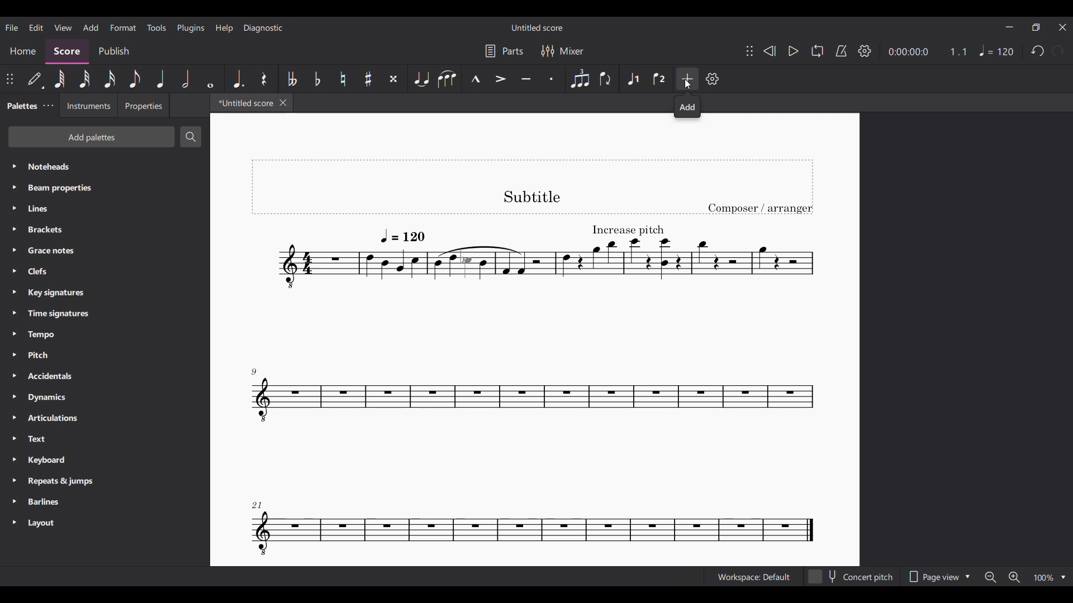 Image resolution: width=1073 pixels, height=603 pixels. What do you see at coordinates (36, 79) in the screenshot?
I see `Default` at bounding box center [36, 79].